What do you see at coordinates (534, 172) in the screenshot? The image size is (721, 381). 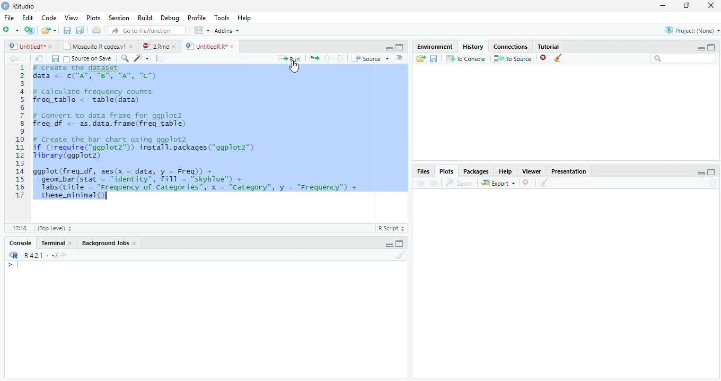 I see `Viewer` at bounding box center [534, 172].